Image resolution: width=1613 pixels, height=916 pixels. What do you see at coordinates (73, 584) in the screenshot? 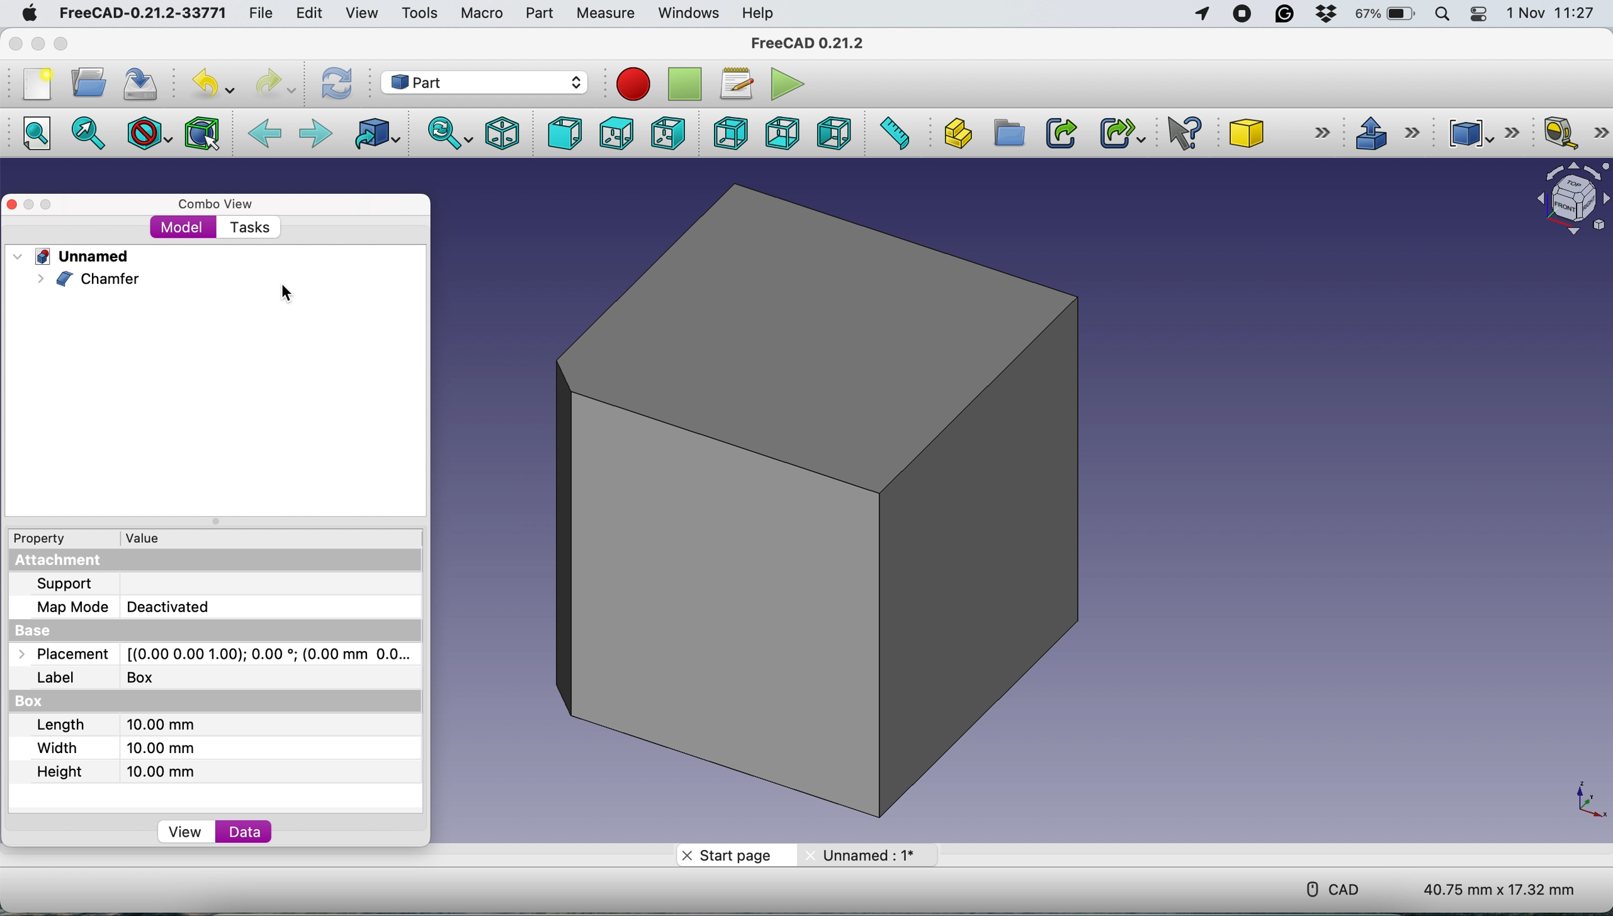
I see `support` at bounding box center [73, 584].